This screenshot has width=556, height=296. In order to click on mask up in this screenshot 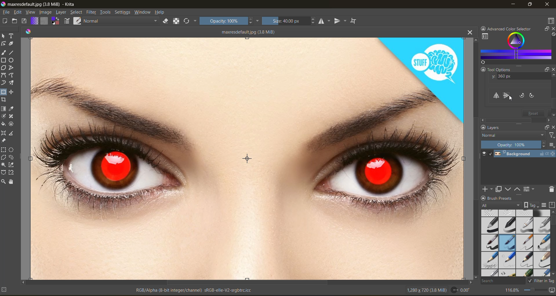, I will do `click(518, 189)`.